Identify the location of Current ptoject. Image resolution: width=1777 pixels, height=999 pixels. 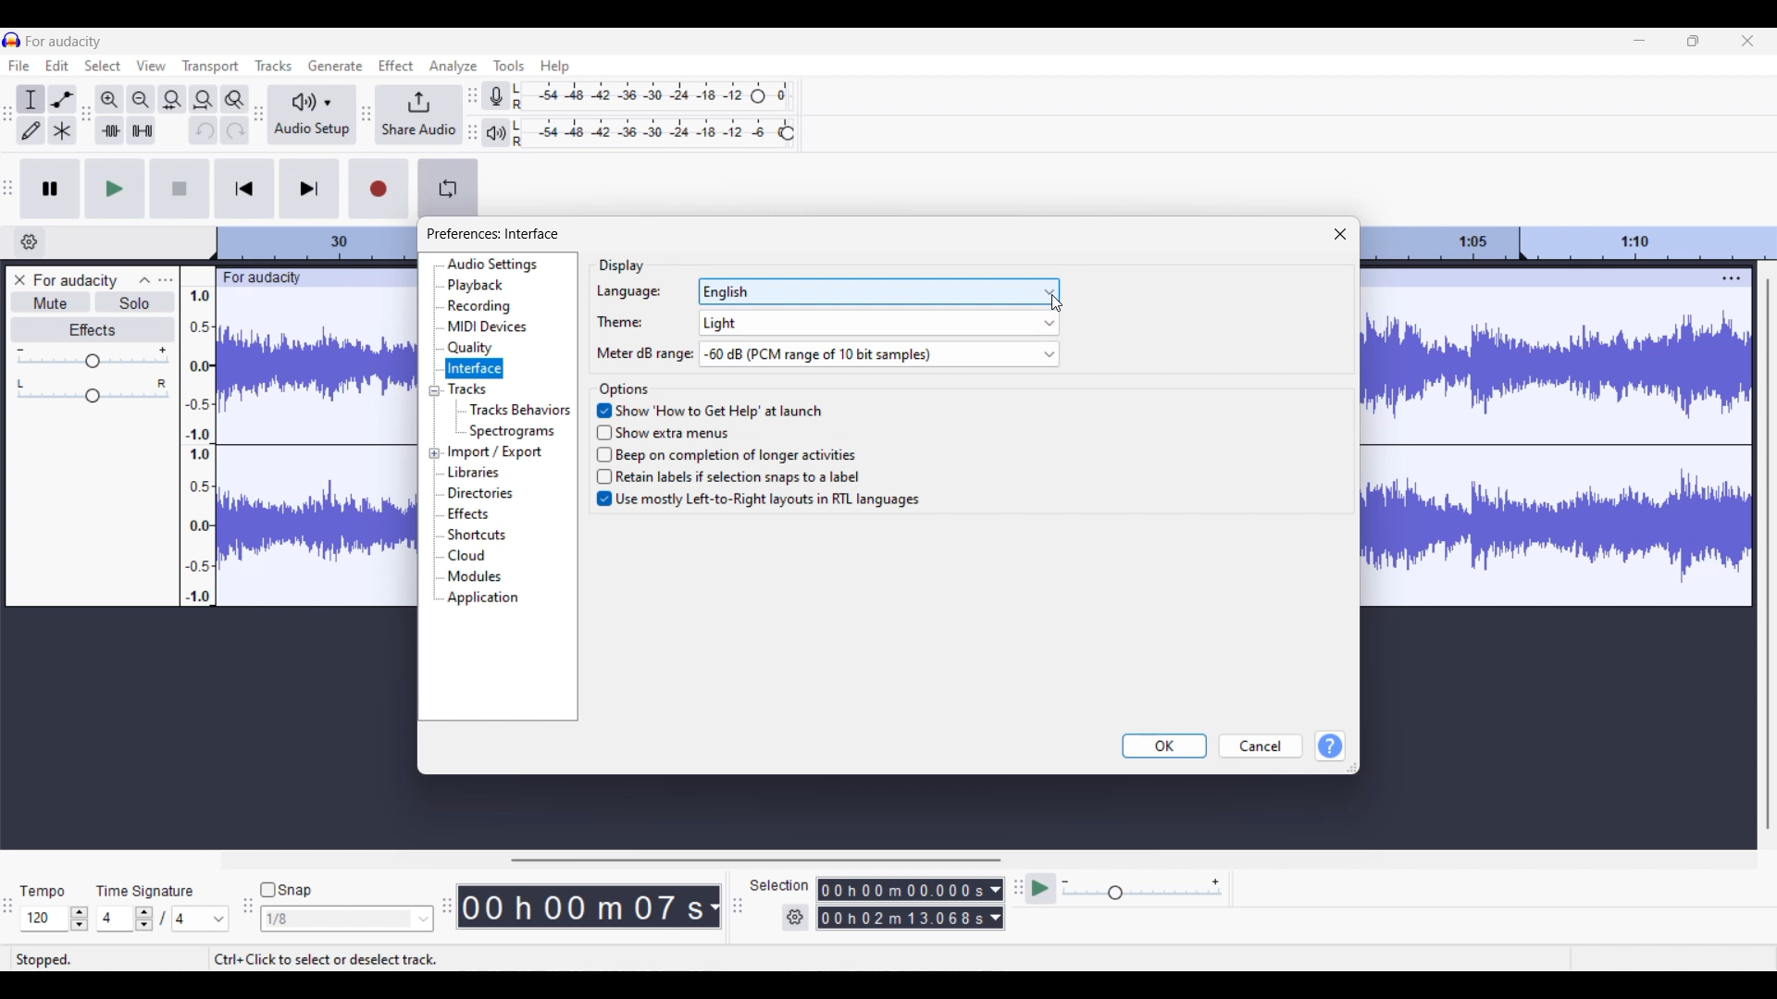
(76, 281).